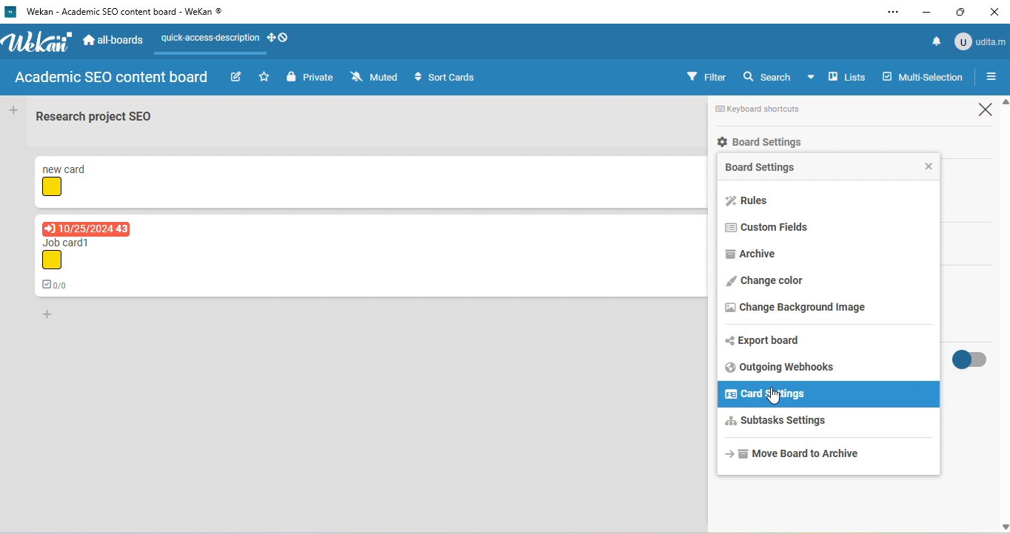 The image size is (1010, 534). I want to click on Research project SEO, so click(96, 116).